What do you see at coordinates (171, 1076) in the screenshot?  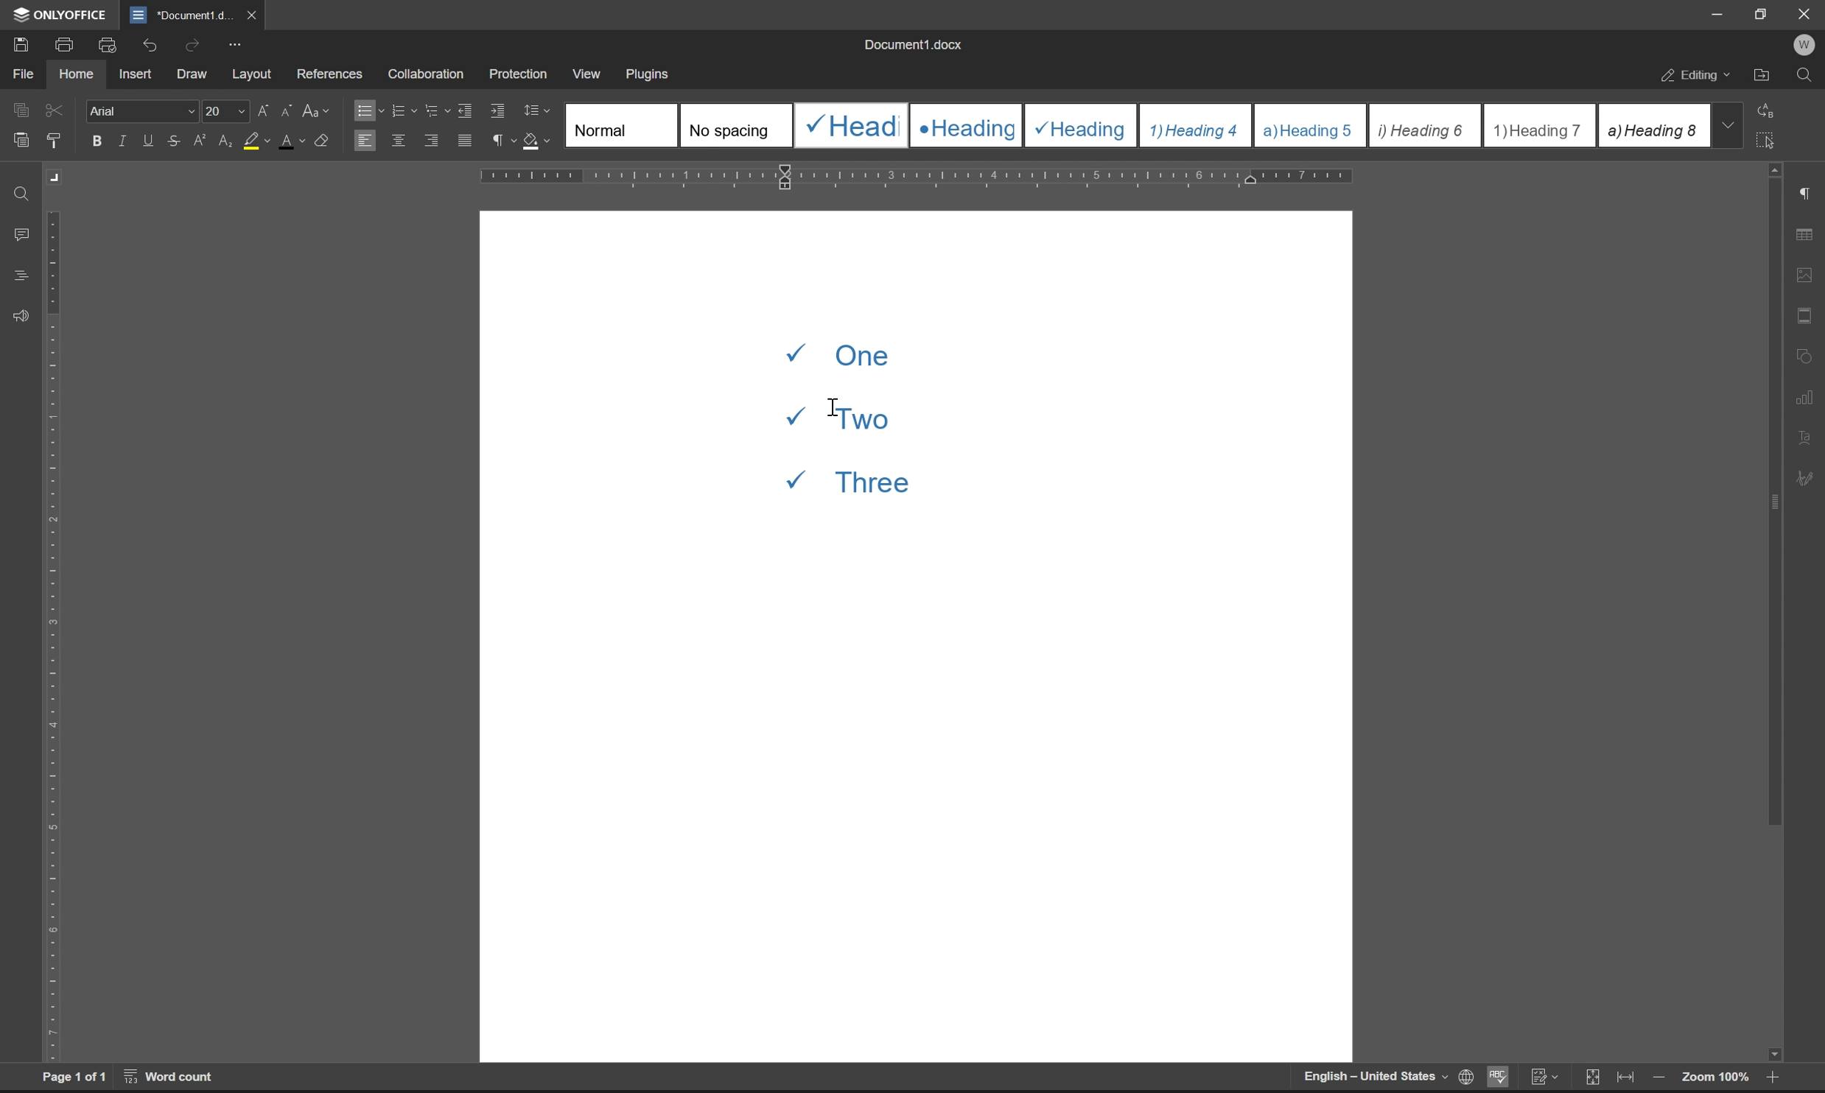 I see `word count` at bounding box center [171, 1076].